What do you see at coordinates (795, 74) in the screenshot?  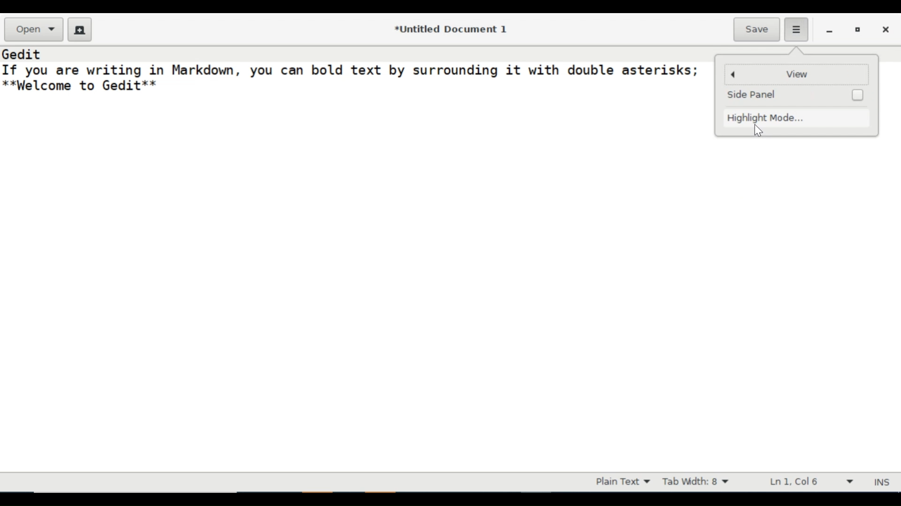 I see `View` at bounding box center [795, 74].